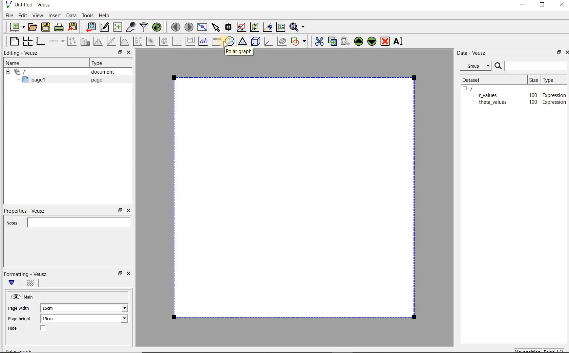 The height and width of the screenshot is (353, 569). What do you see at coordinates (280, 27) in the screenshot?
I see `click to reset graph axes` at bounding box center [280, 27].